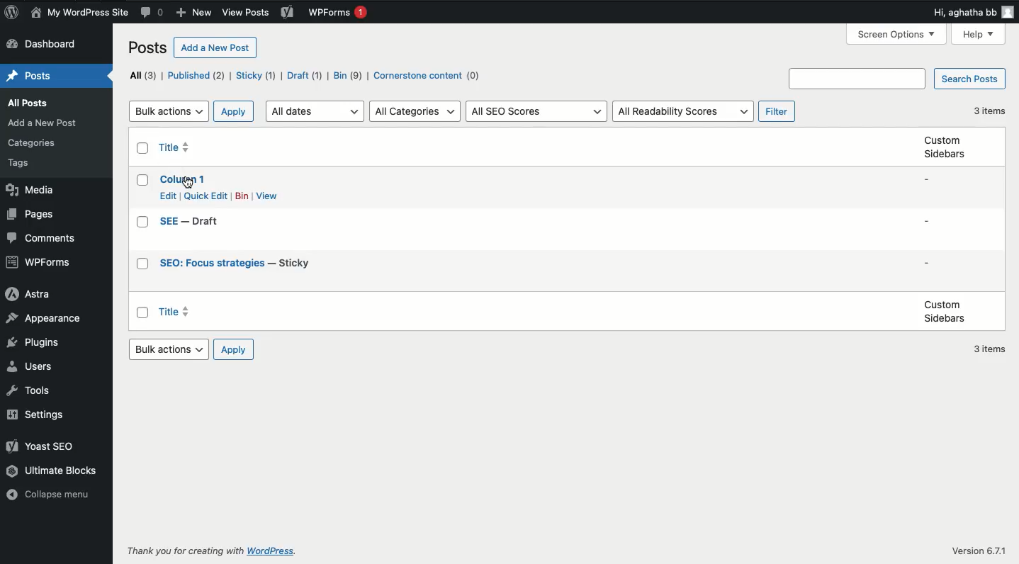  I want to click on Thank you for creating with WordPress, so click(209, 553).